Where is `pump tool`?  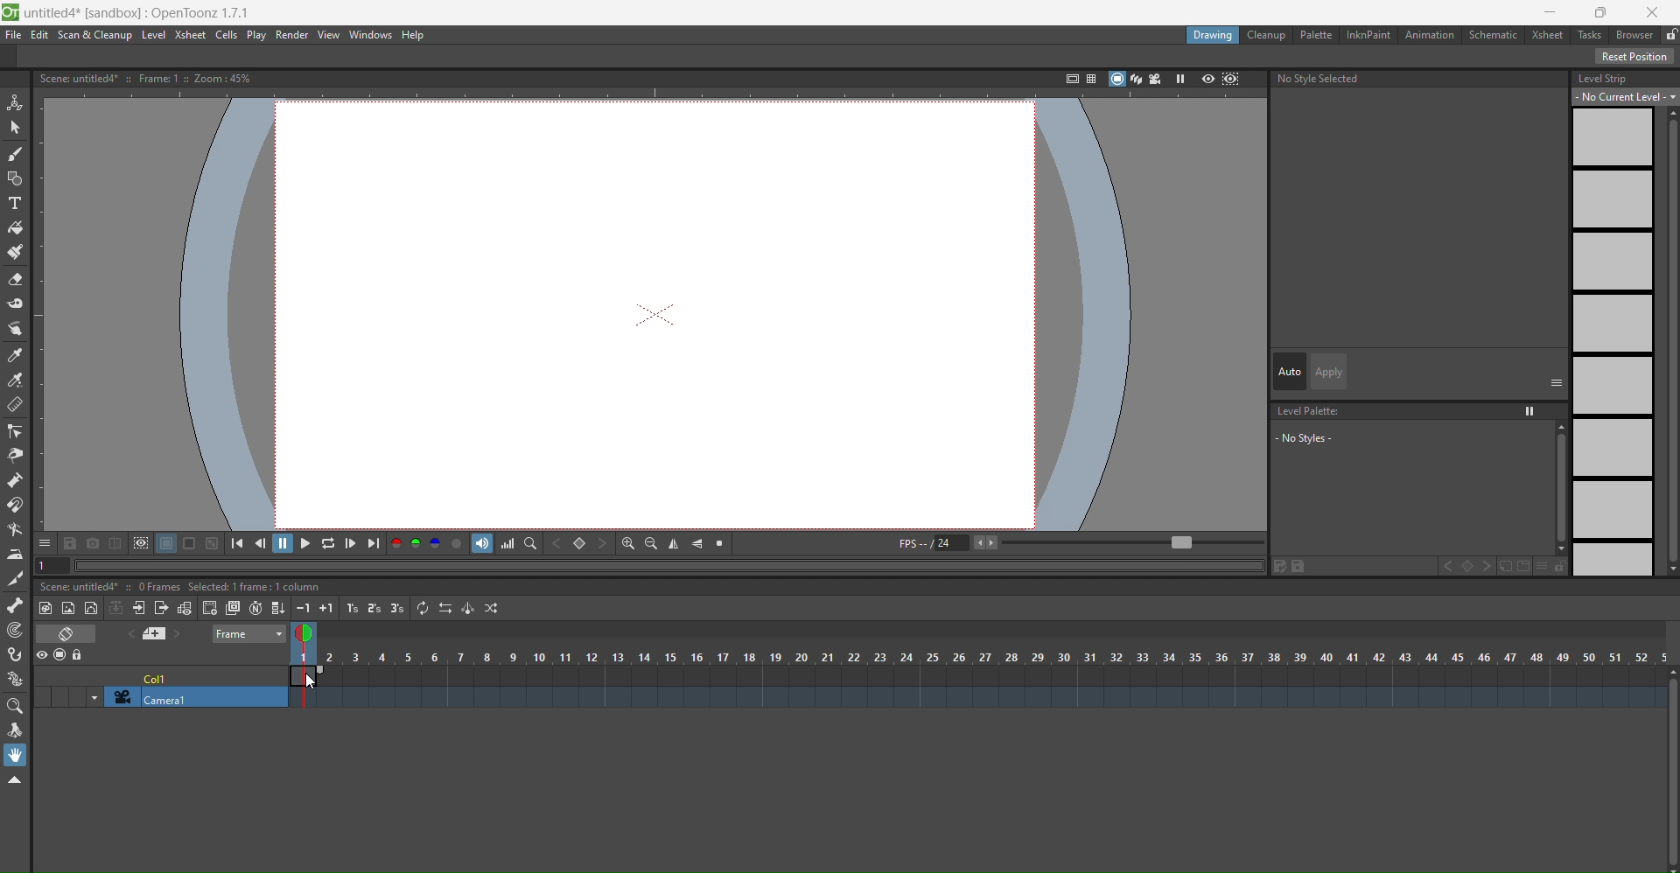
pump tool is located at coordinates (13, 480).